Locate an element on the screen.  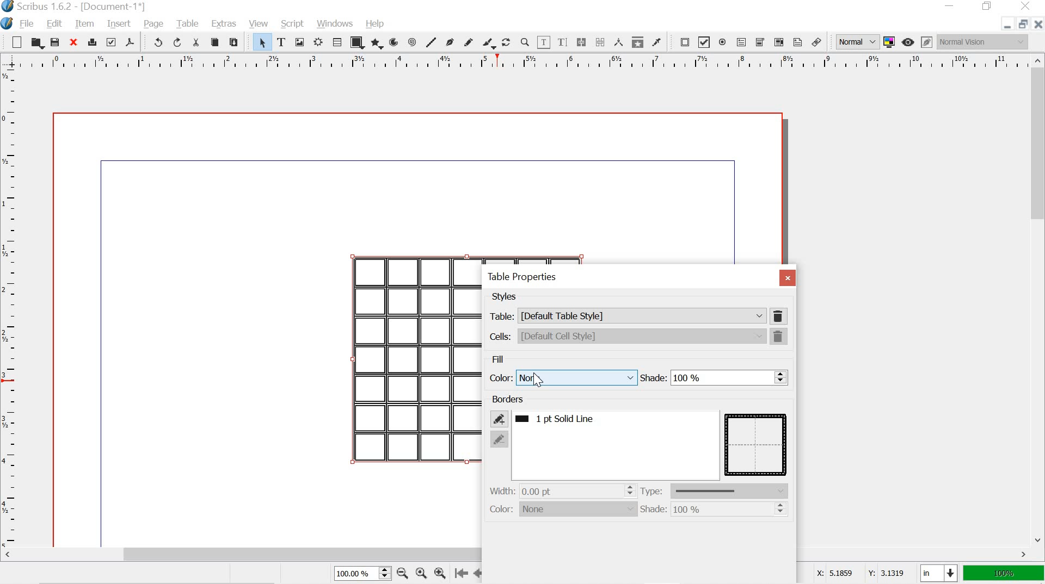
styles is located at coordinates (506, 297).